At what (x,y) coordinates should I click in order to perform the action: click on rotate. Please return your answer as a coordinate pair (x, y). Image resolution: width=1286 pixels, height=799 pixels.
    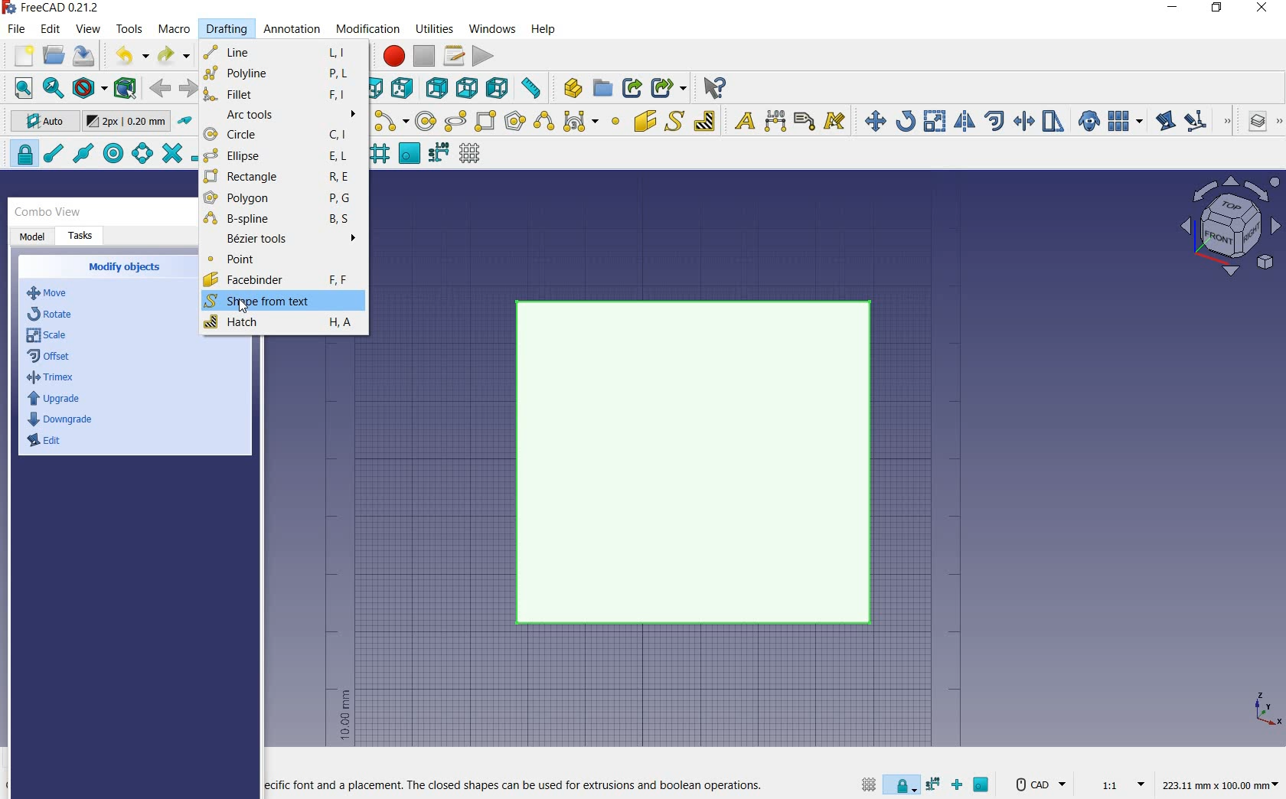
    Looking at the image, I should click on (52, 313).